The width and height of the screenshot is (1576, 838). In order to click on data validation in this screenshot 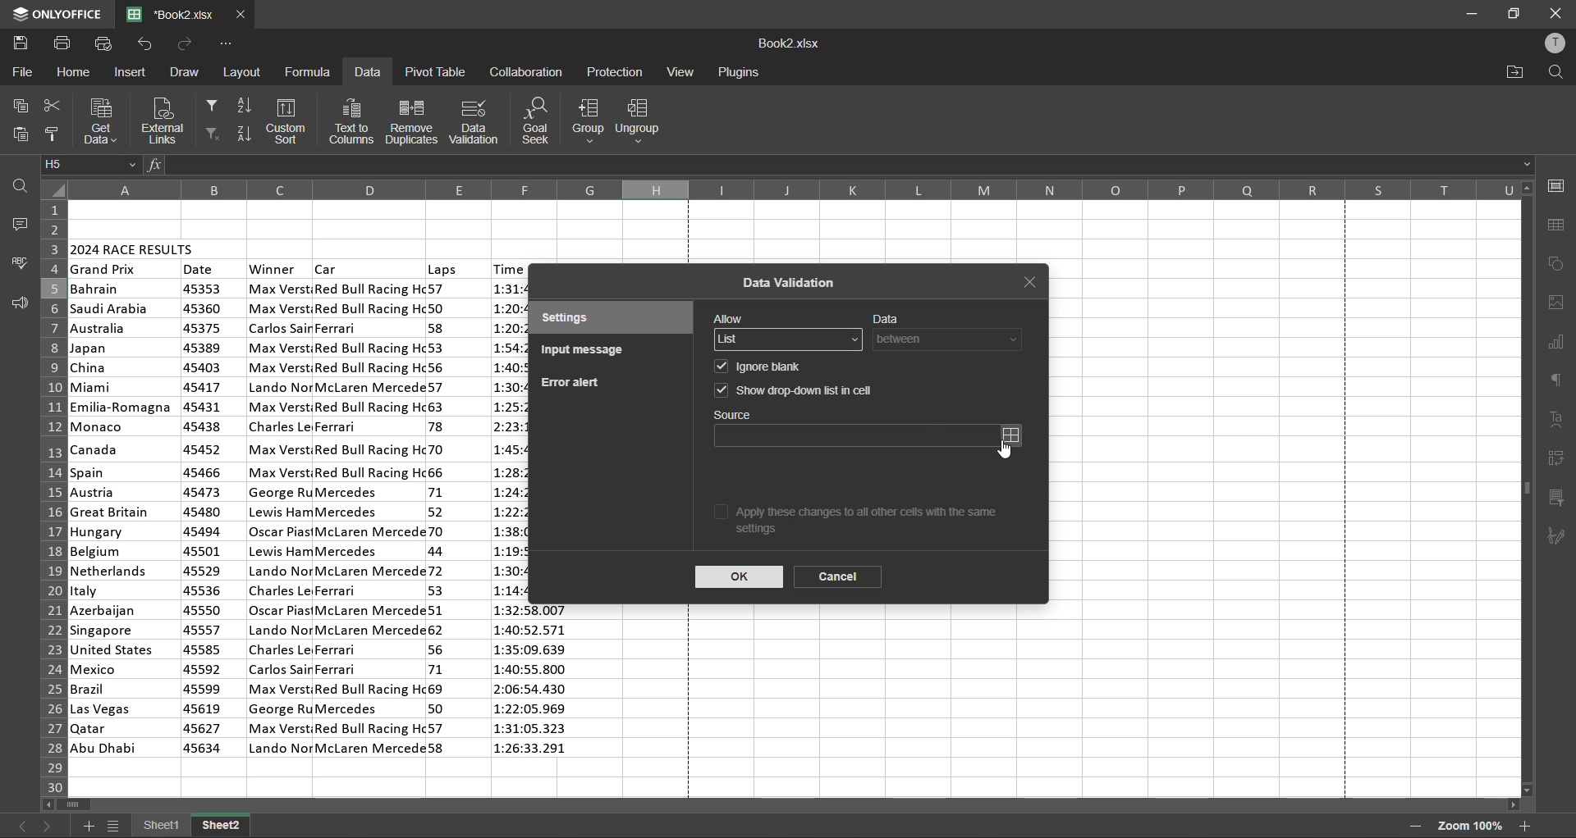, I will do `click(476, 121)`.